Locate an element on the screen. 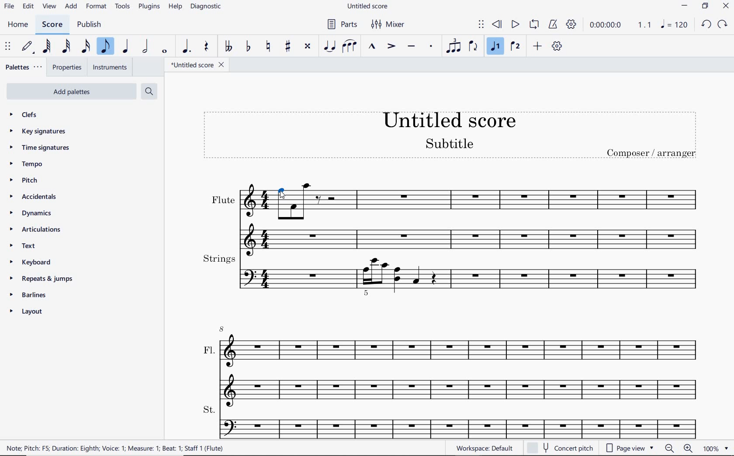 The image size is (734, 456). MARCATO is located at coordinates (373, 47).